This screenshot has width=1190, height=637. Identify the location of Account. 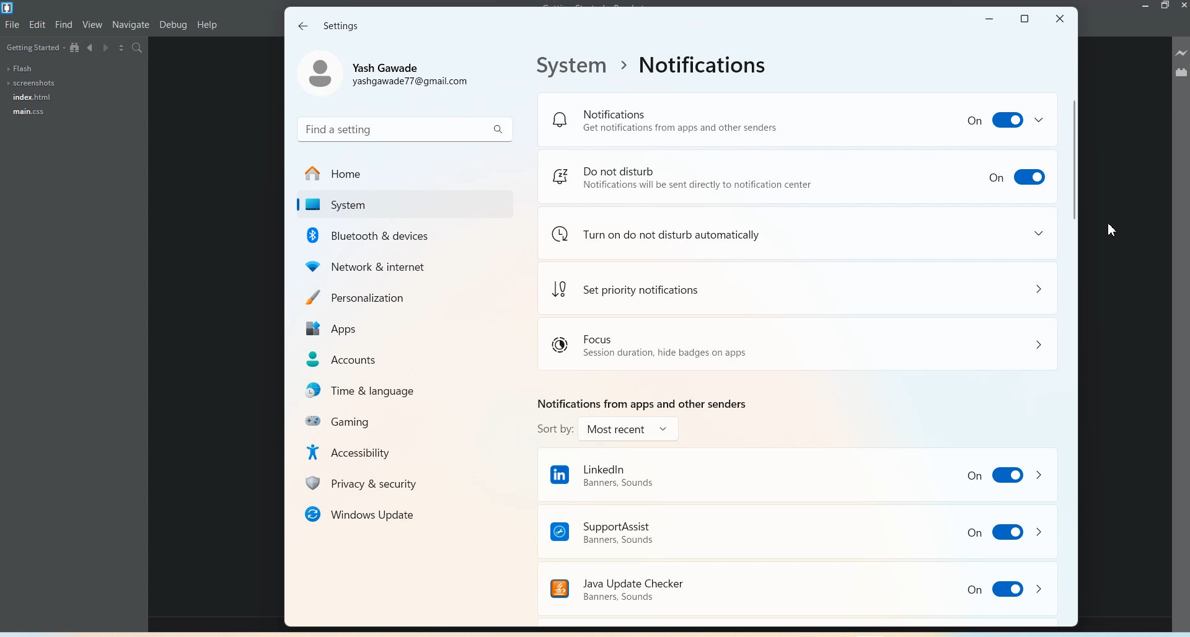
(387, 74).